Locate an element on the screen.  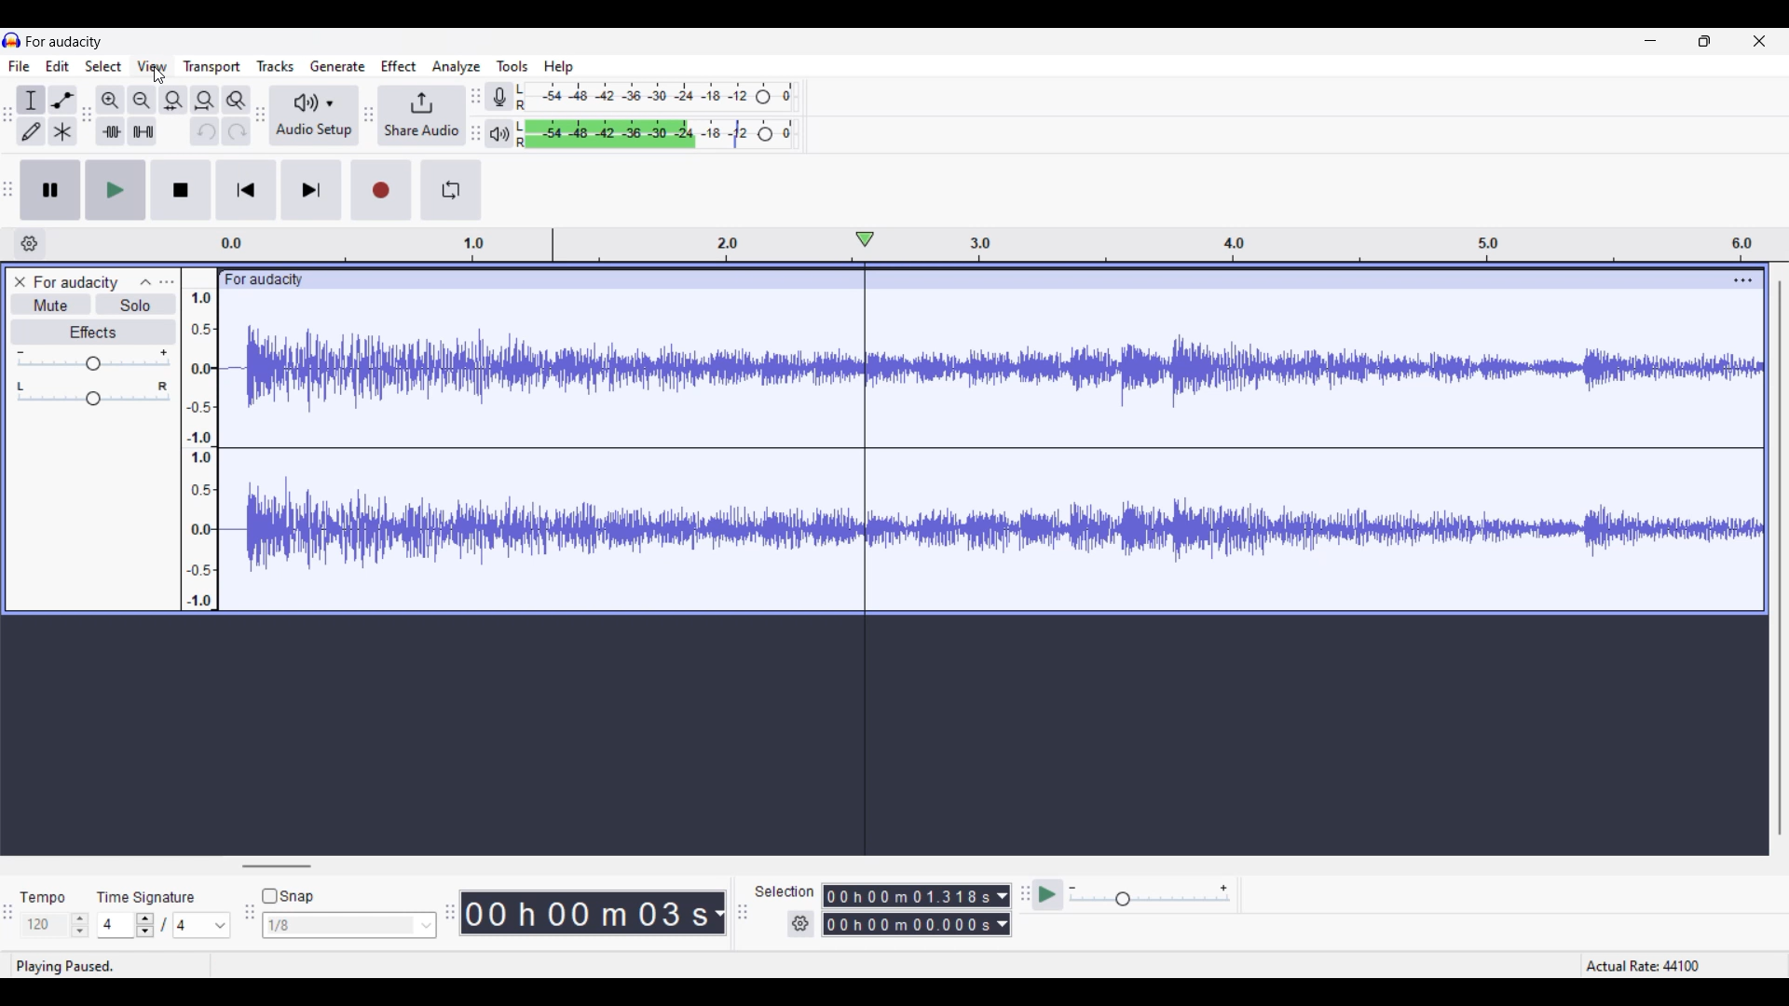
Selection duration measurement options is located at coordinates (1002, 910).